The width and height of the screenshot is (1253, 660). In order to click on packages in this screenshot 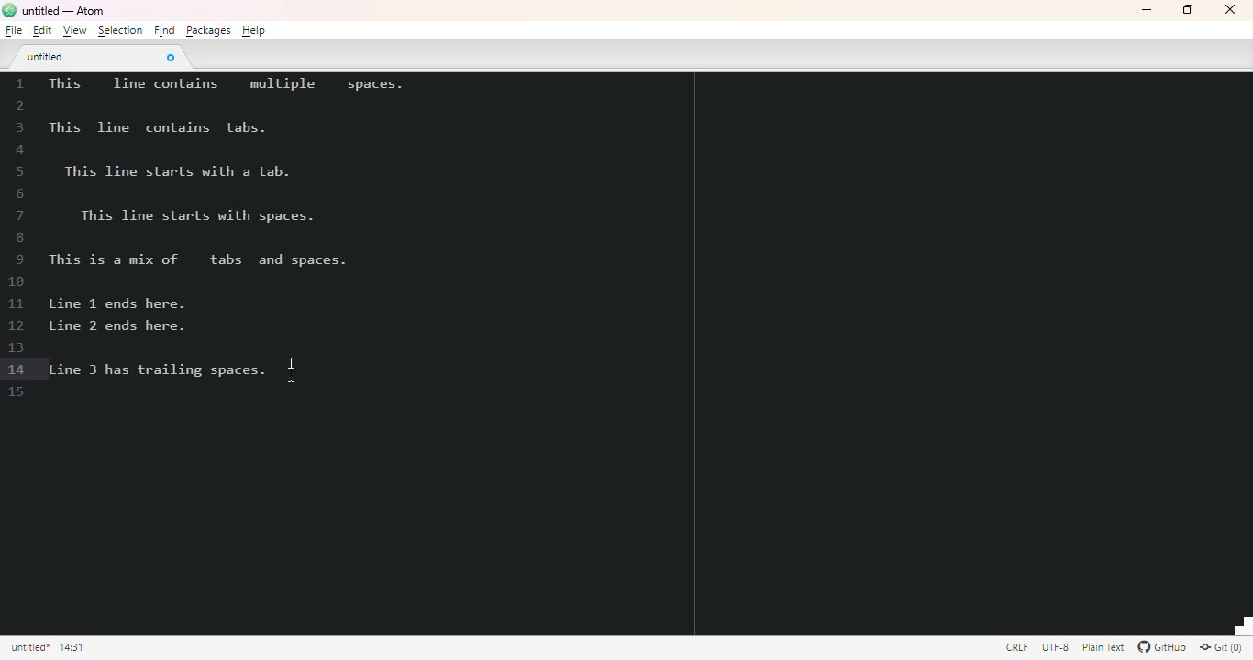, I will do `click(207, 30)`.